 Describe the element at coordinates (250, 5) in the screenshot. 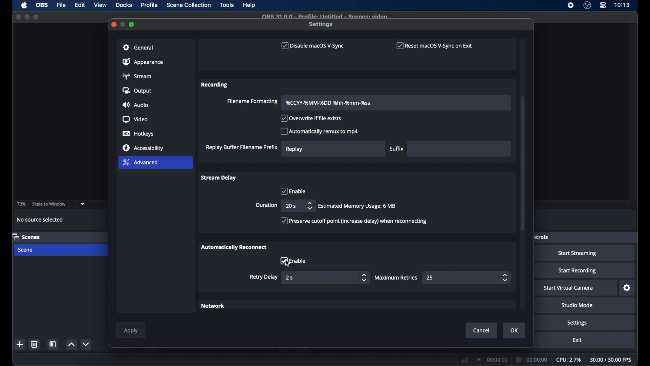

I see `help` at that location.